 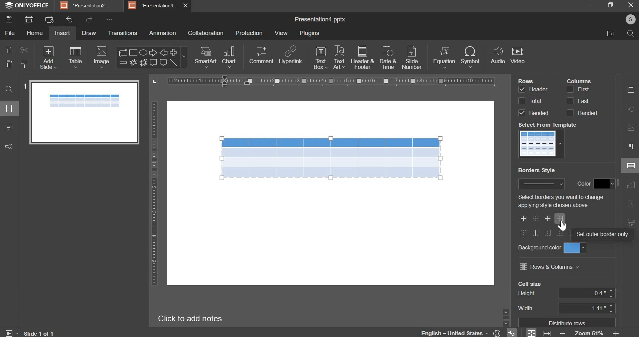 What do you see at coordinates (38, 333) in the screenshot?
I see `slide 1 of 1` at bounding box center [38, 333].